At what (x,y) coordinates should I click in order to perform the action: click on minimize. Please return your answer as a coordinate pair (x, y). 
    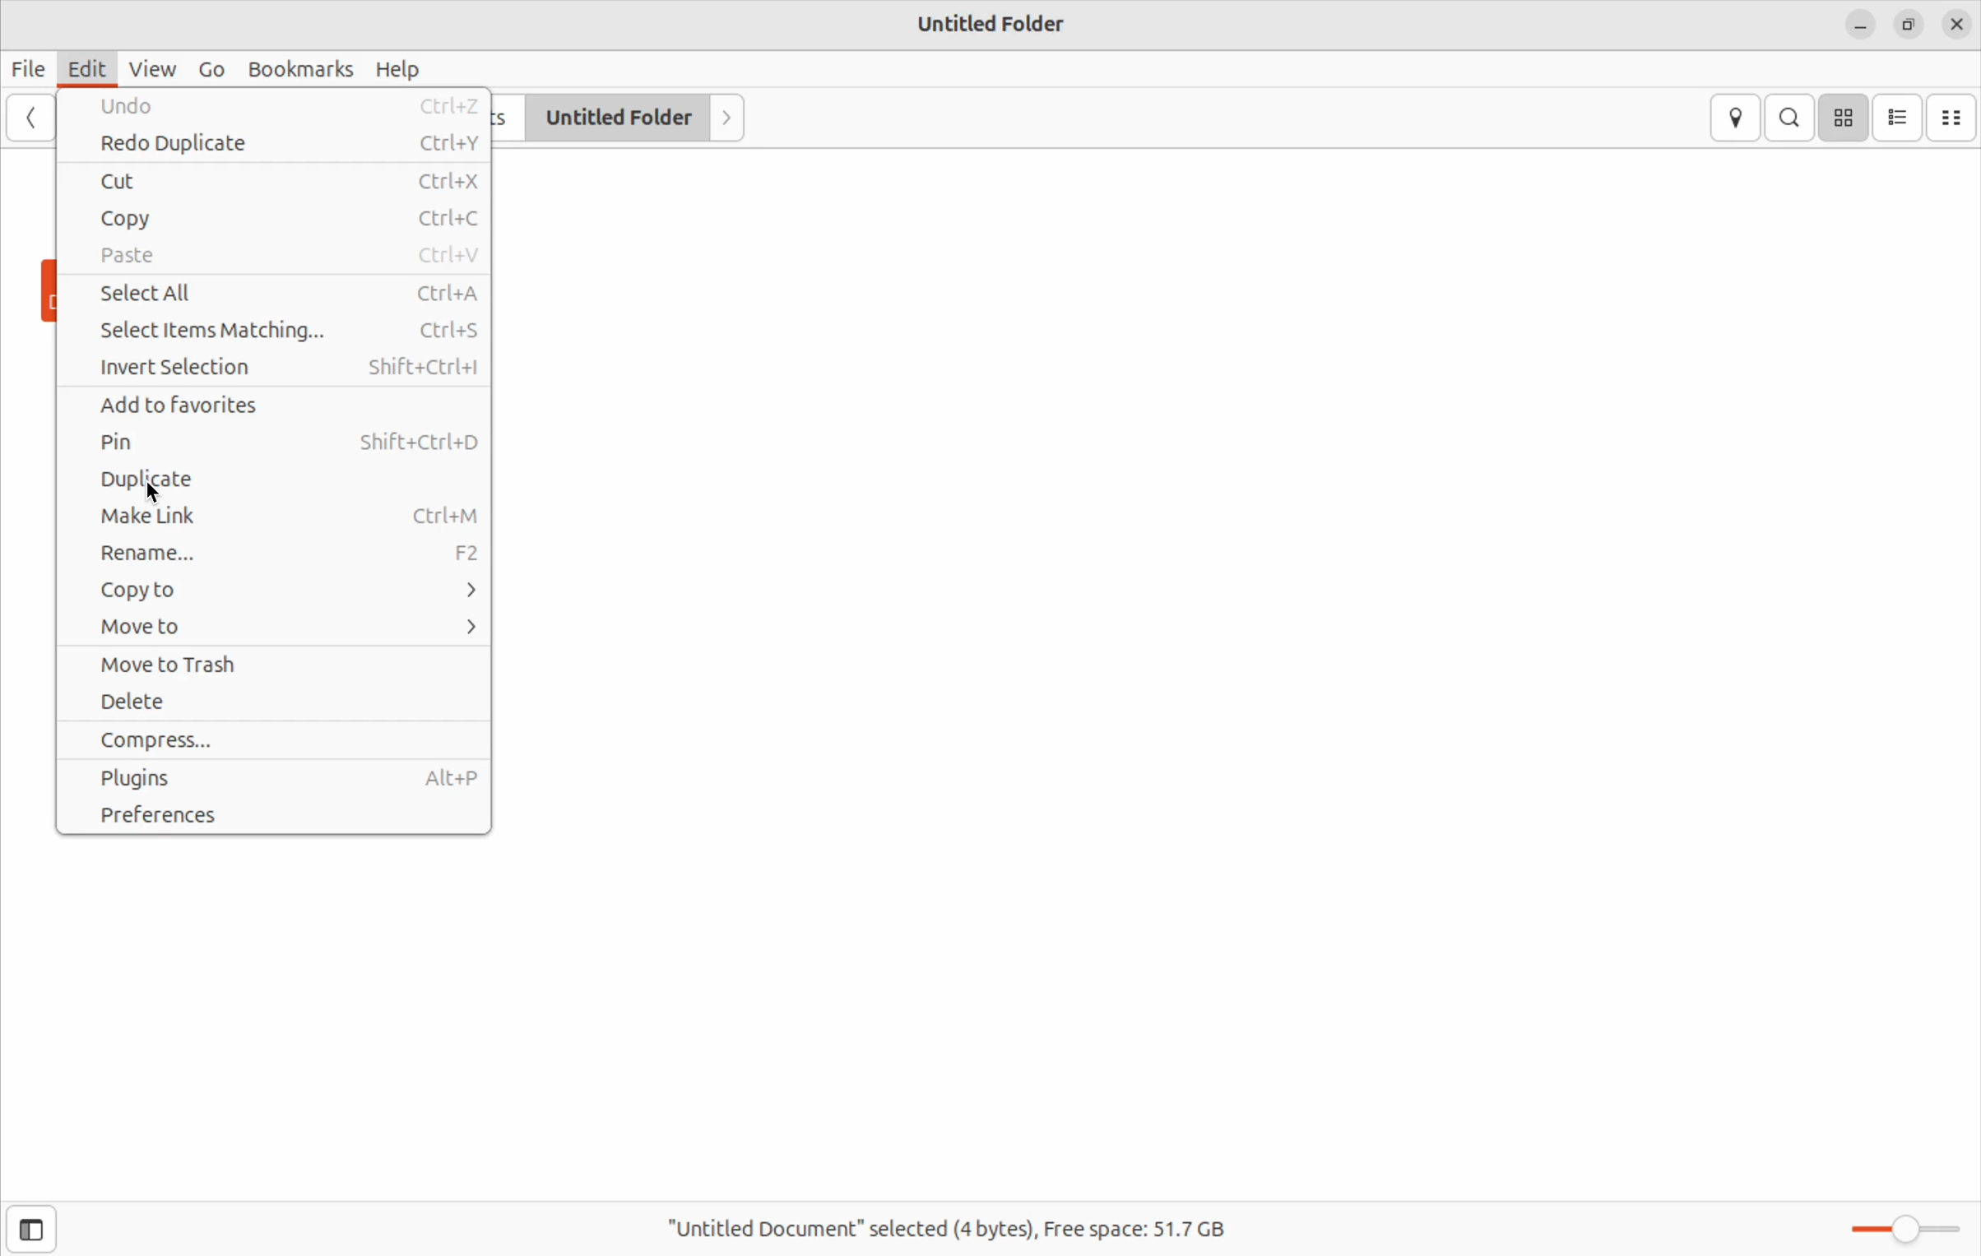
    Looking at the image, I should click on (1862, 30).